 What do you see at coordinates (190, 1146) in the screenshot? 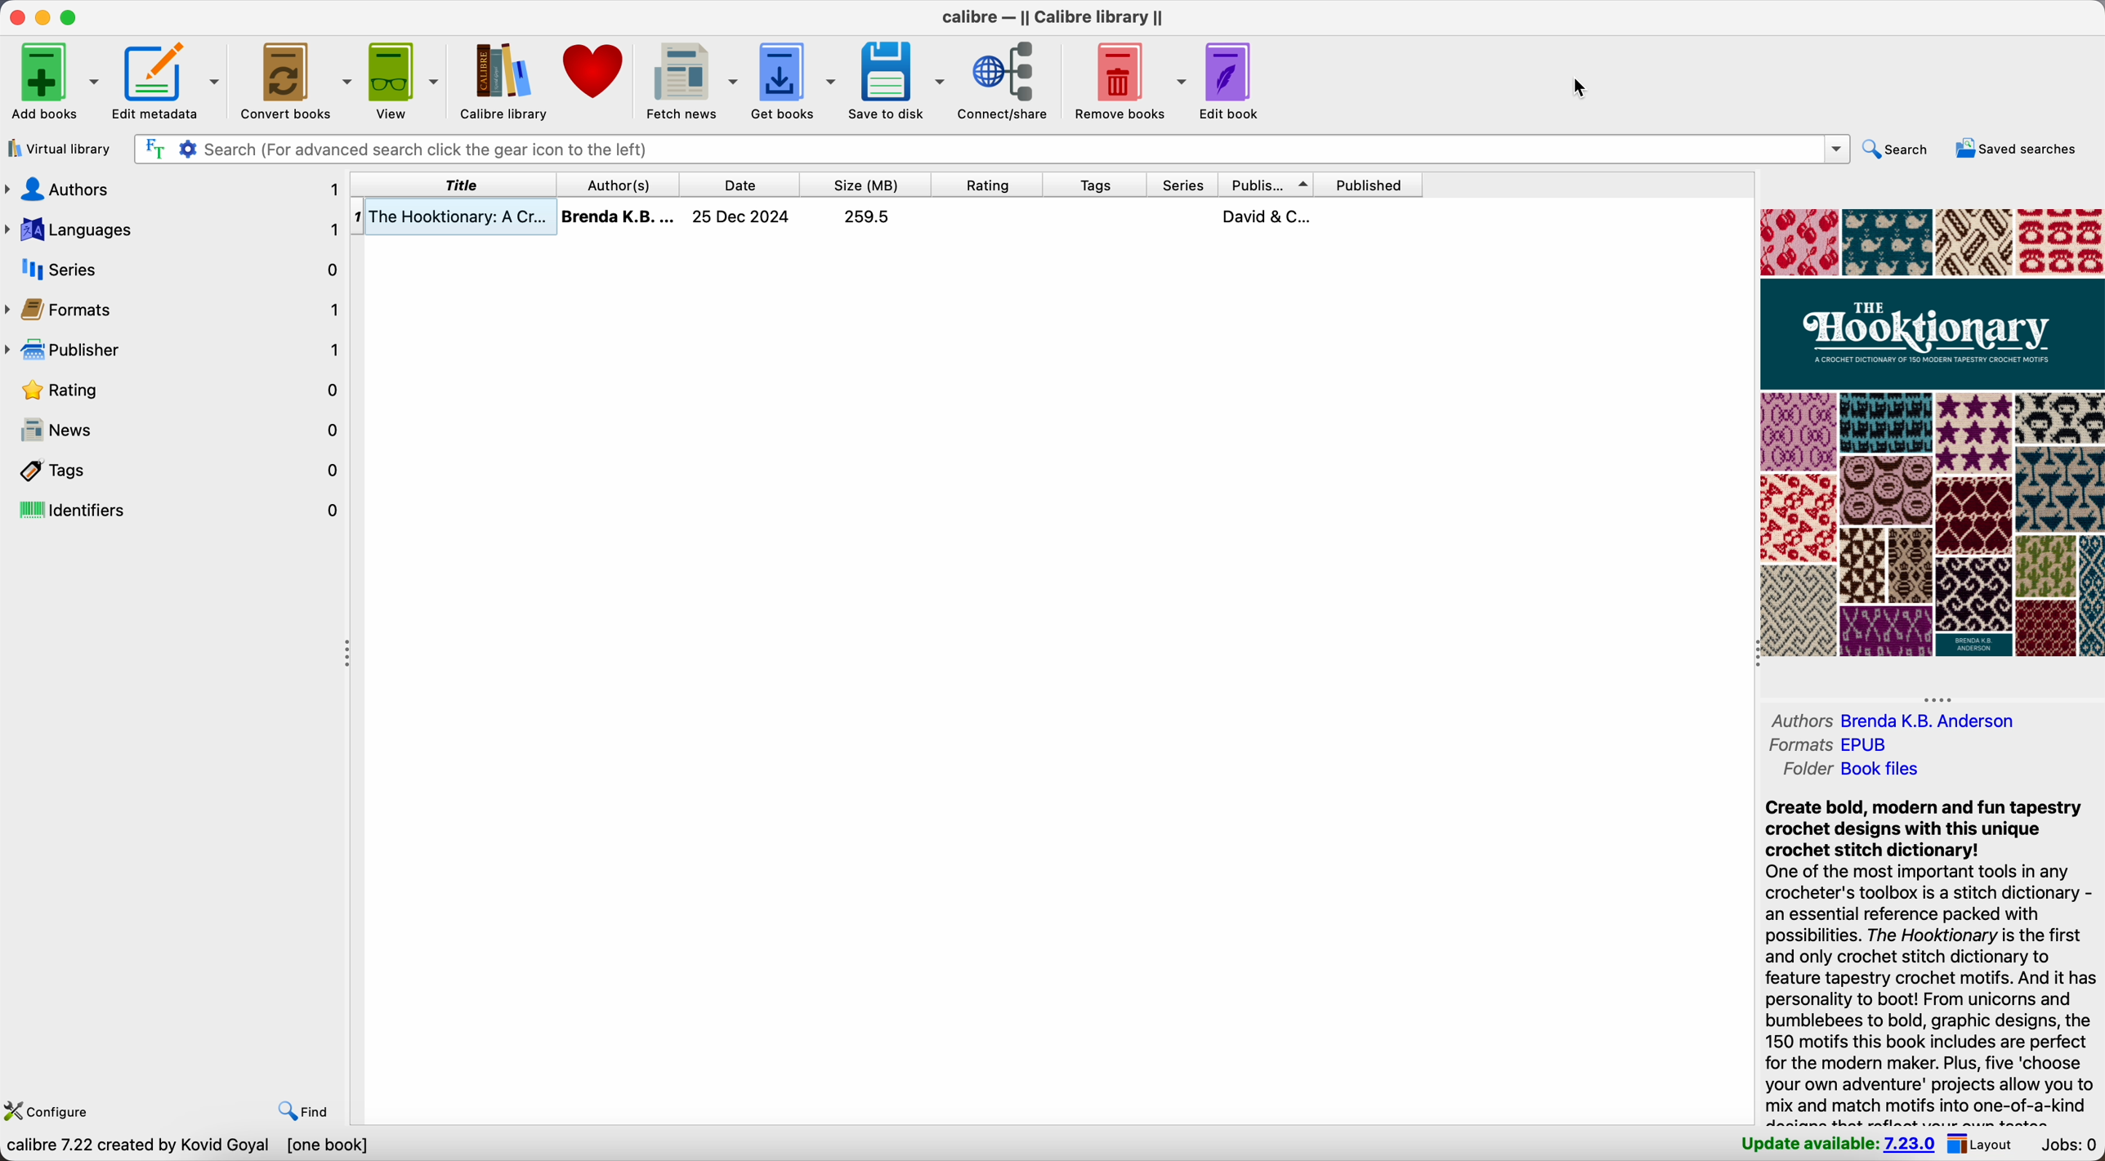
I see `data` at bounding box center [190, 1146].